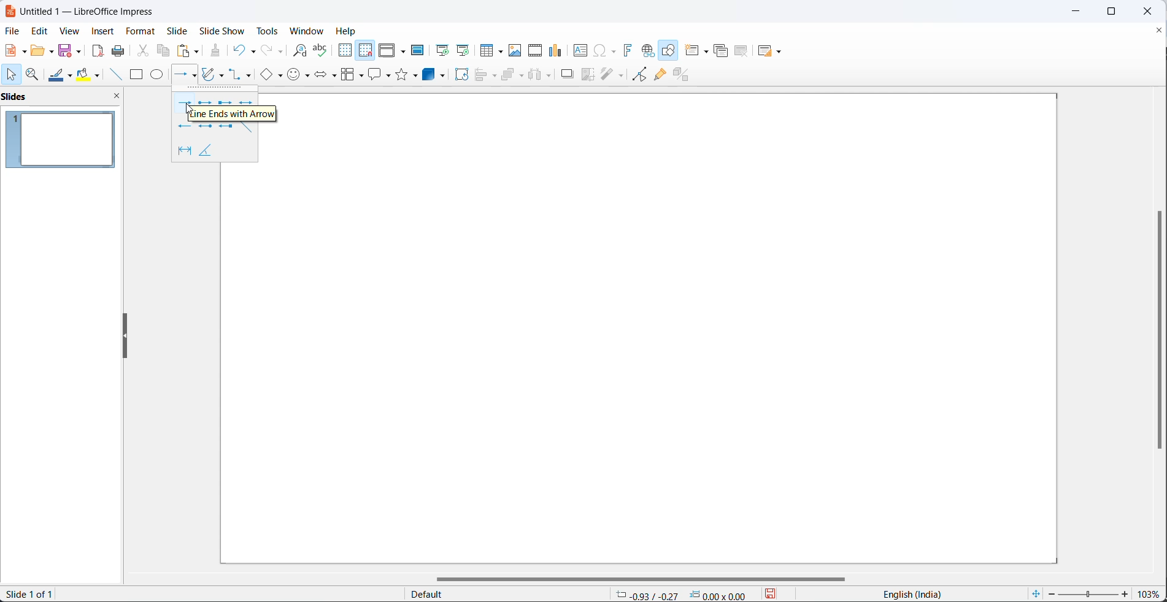 The width and height of the screenshot is (1167, 602). Describe the element at coordinates (244, 50) in the screenshot. I see `undo` at that location.